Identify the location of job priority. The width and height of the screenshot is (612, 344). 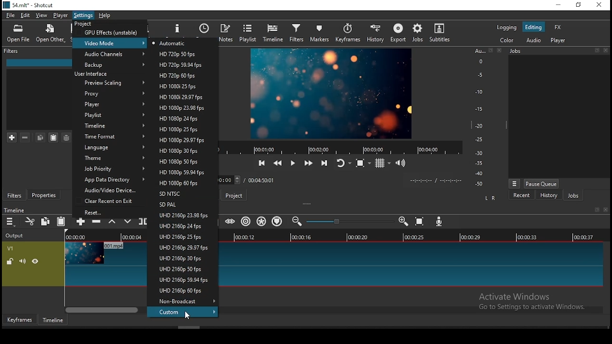
(108, 169).